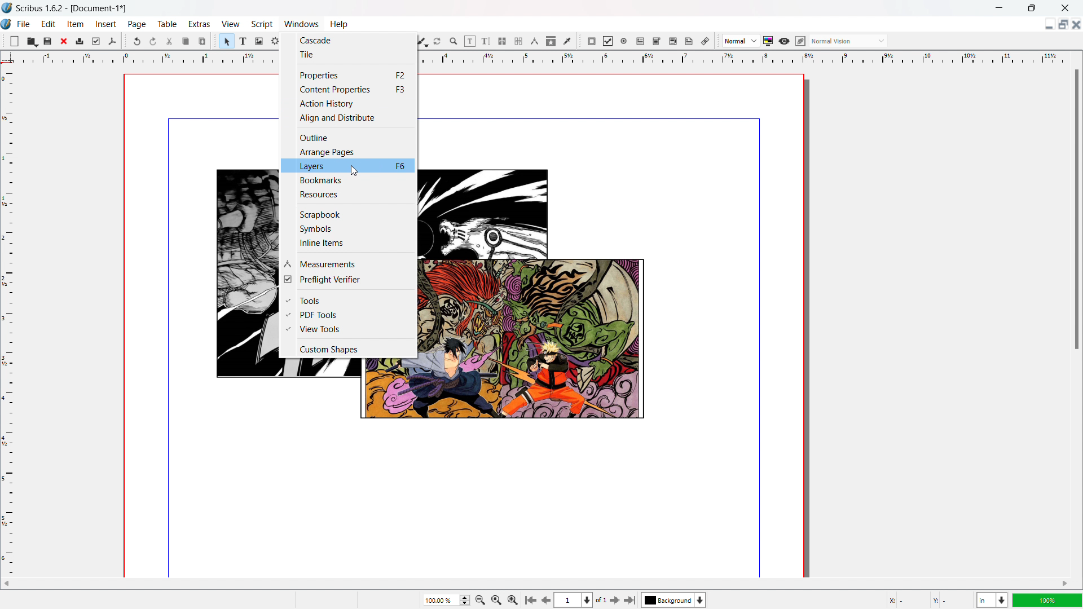 The width and height of the screenshot is (1083, 609). What do you see at coordinates (705, 41) in the screenshot?
I see `link the annotation` at bounding box center [705, 41].